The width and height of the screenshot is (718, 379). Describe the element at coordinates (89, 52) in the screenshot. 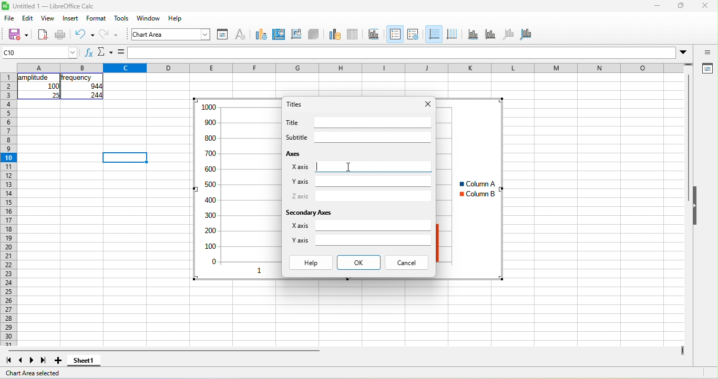

I see `fx` at that location.